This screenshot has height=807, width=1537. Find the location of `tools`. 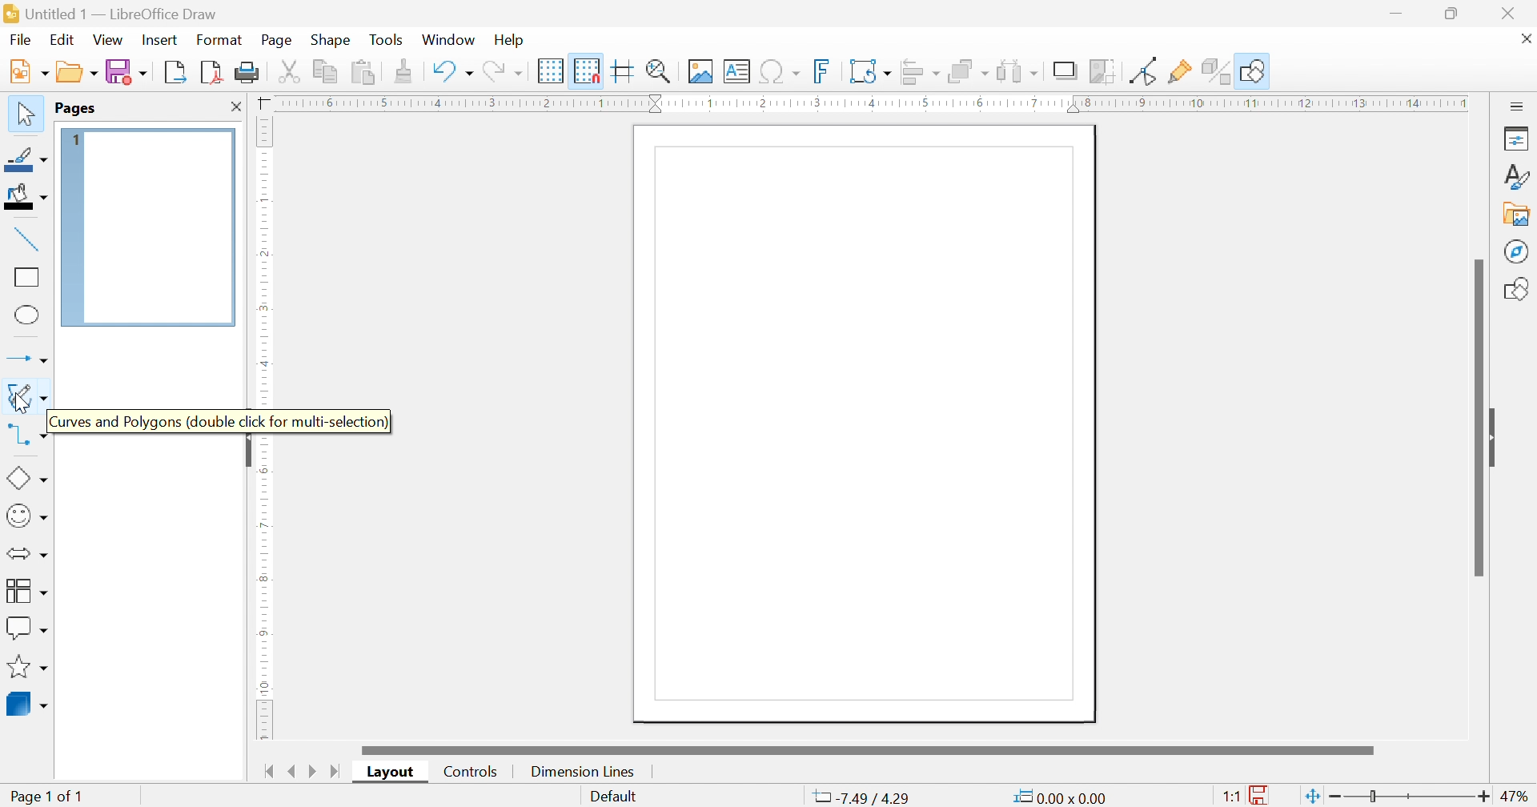

tools is located at coordinates (388, 38).